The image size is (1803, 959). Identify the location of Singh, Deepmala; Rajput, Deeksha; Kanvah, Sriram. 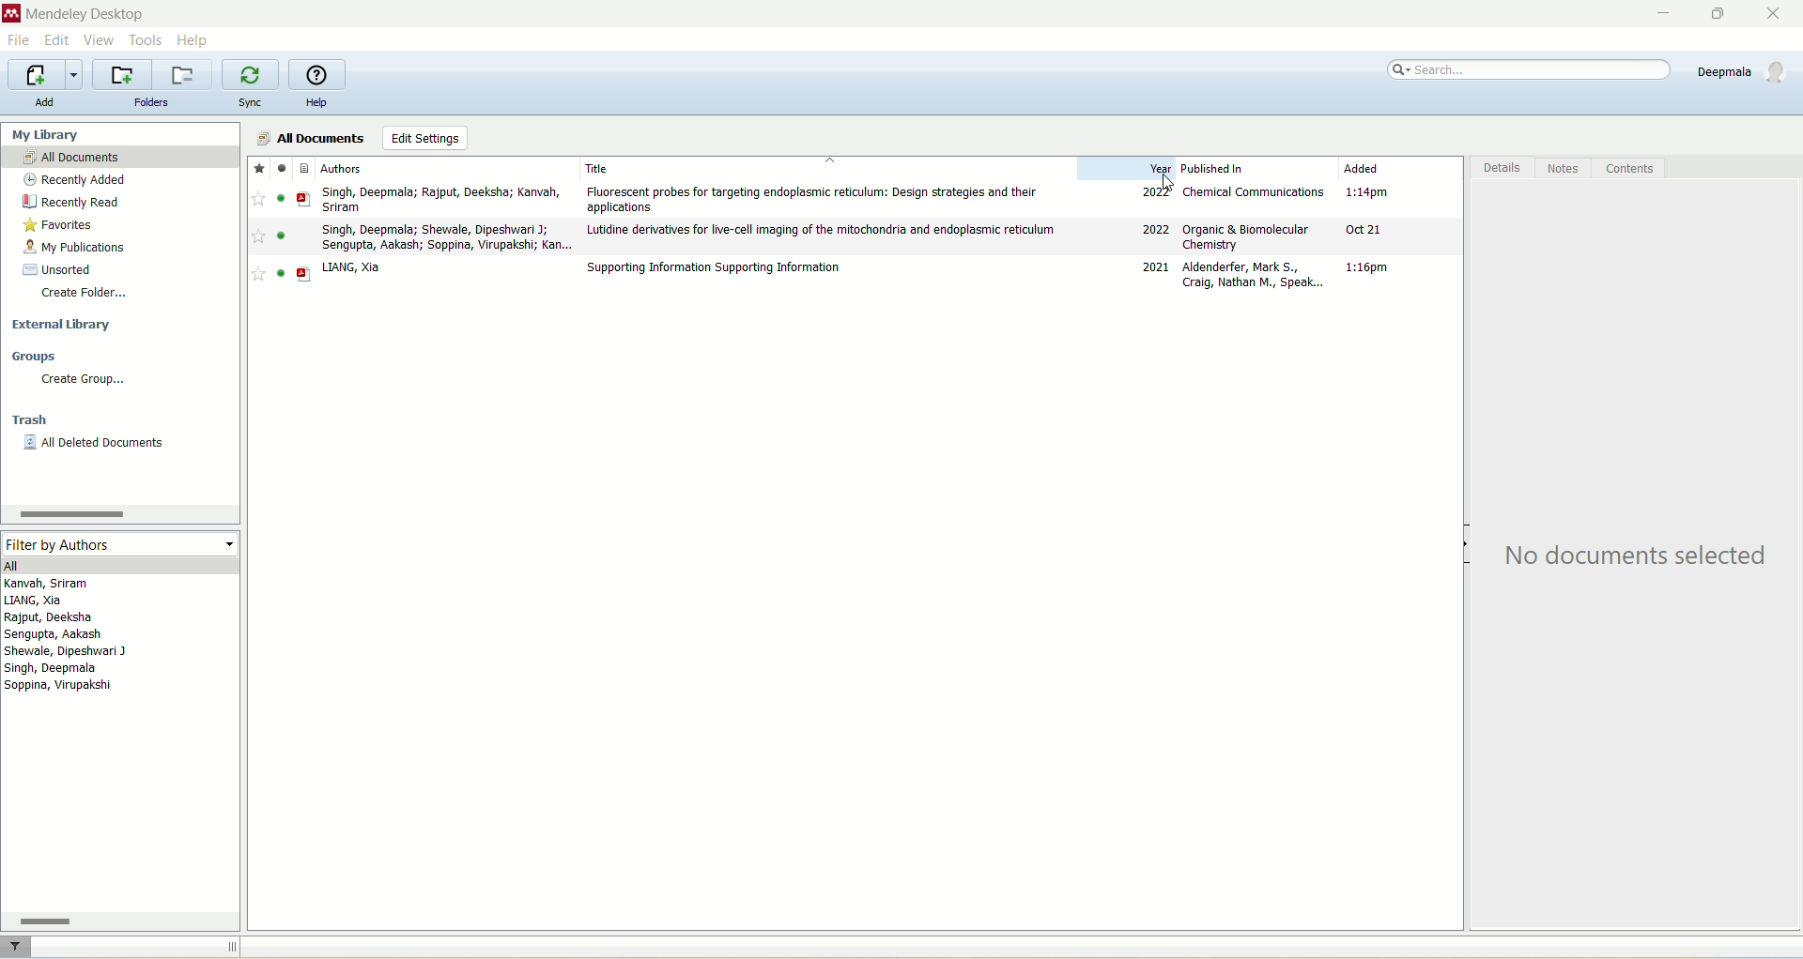
(442, 199).